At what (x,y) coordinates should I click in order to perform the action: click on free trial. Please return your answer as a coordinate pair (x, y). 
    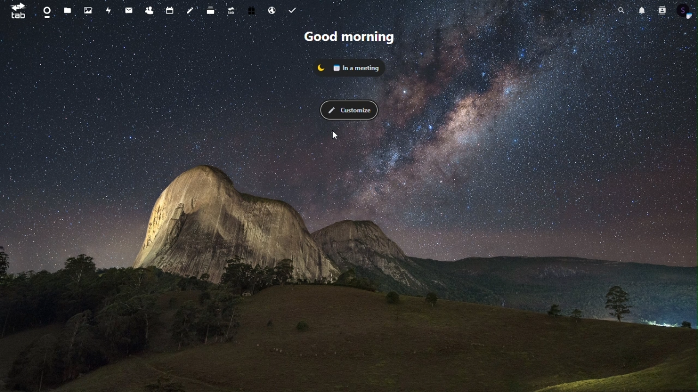
    Looking at the image, I should click on (252, 9).